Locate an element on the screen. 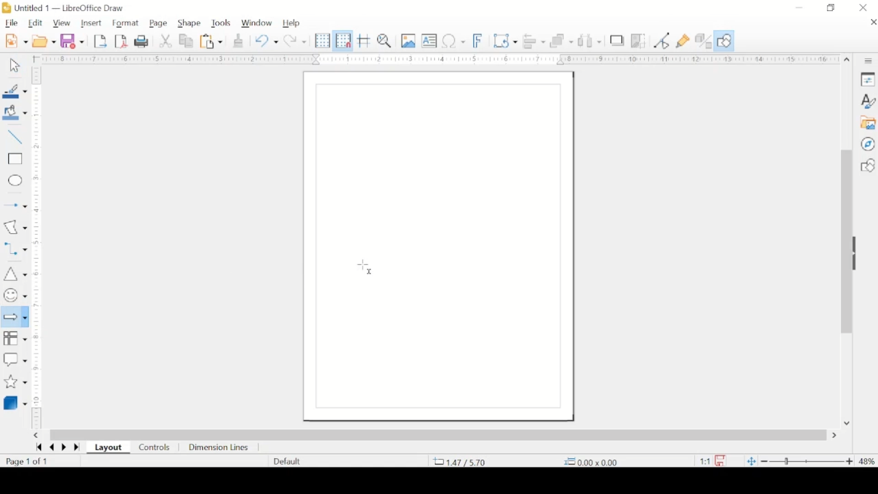 The image size is (878, 494). copy is located at coordinates (187, 41).